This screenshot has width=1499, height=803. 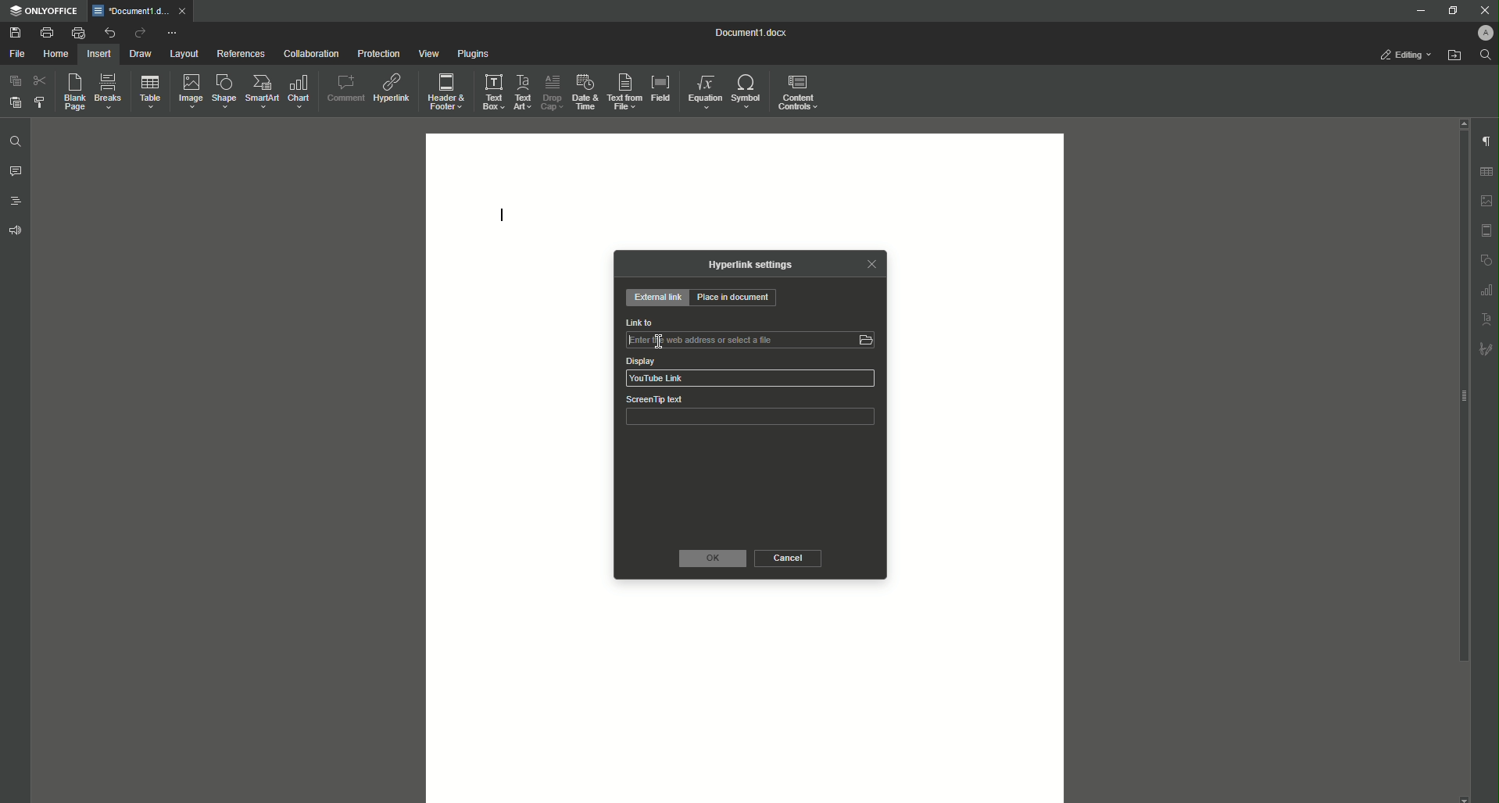 What do you see at coordinates (224, 91) in the screenshot?
I see `Shape` at bounding box center [224, 91].